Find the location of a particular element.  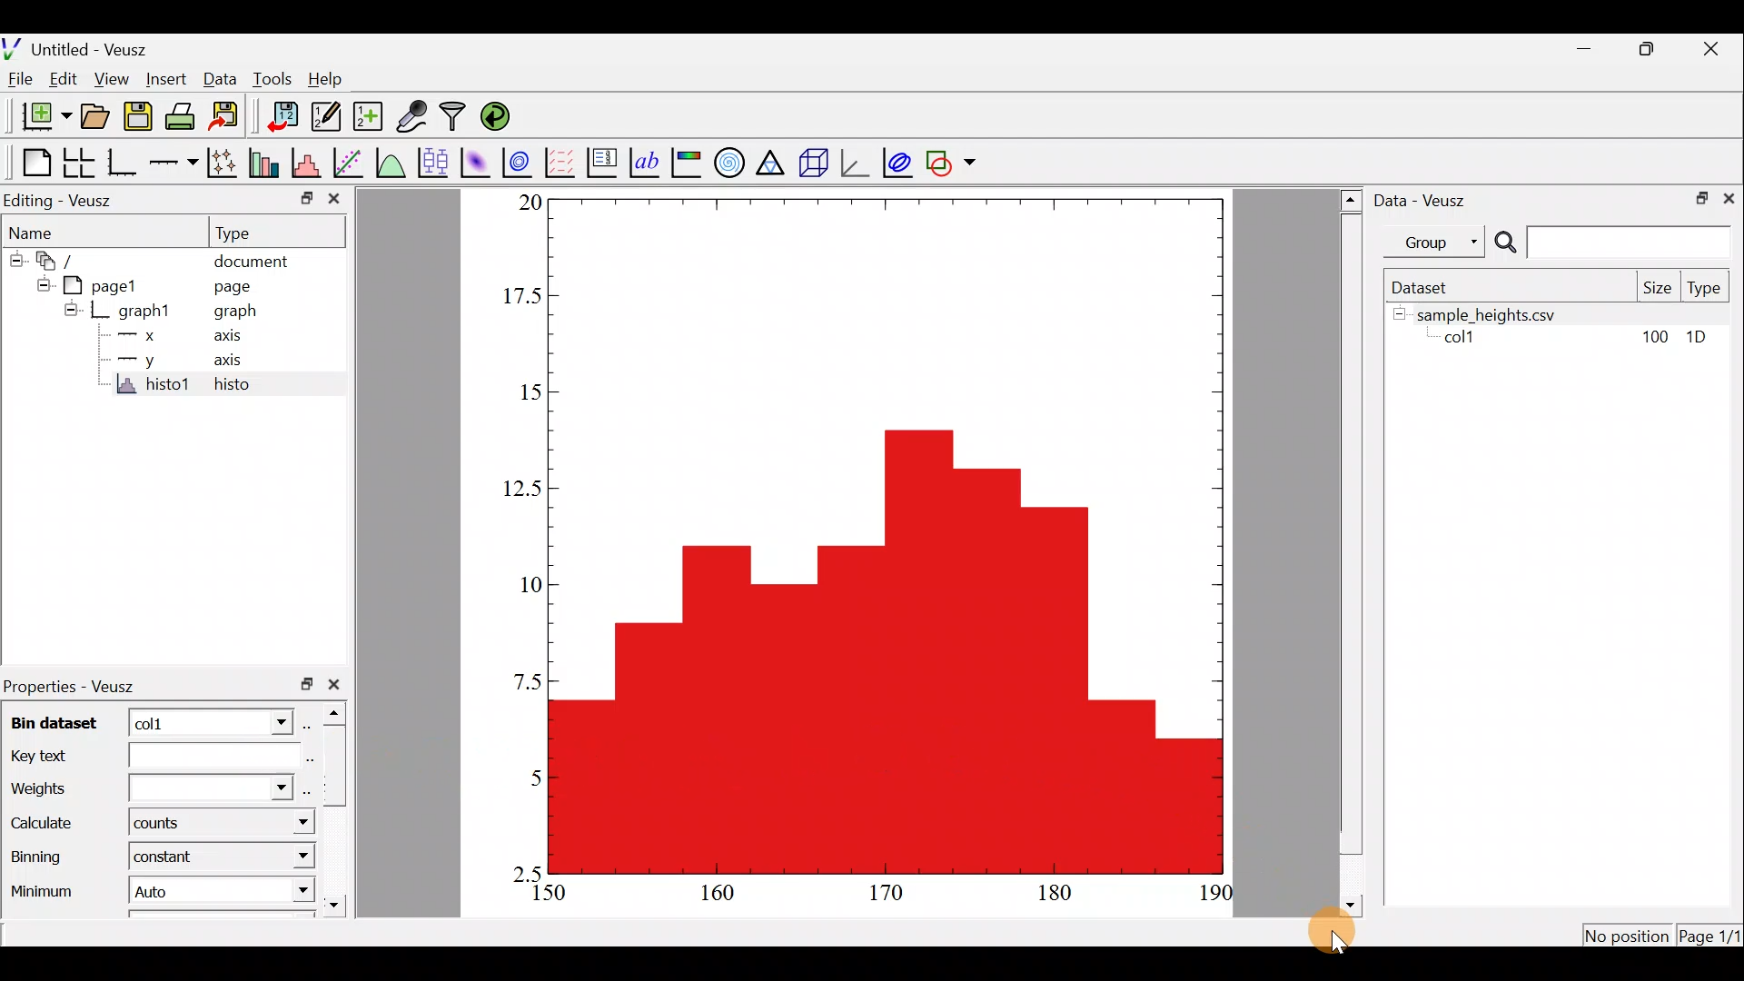

print the document is located at coordinates (183, 118).